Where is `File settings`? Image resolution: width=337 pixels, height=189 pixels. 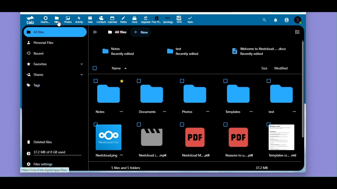 File settings is located at coordinates (43, 164).